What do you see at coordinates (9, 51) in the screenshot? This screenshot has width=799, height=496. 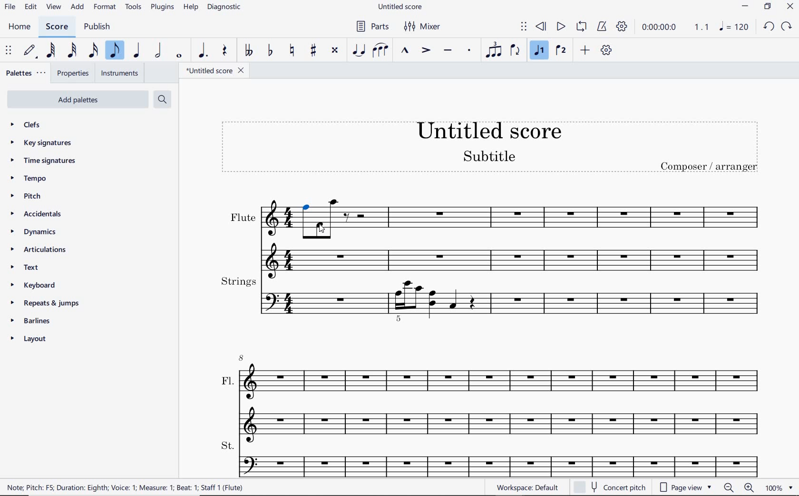 I see `SELECT TO MOVE` at bounding box center [9, 51].